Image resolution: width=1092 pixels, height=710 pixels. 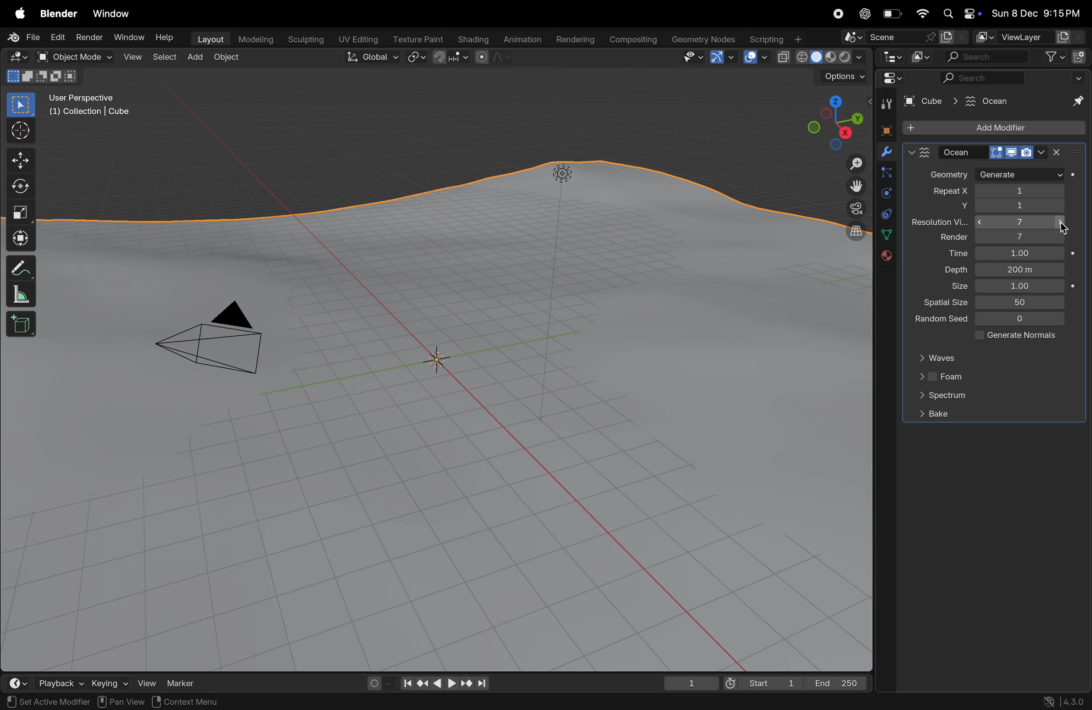 What do you see at coordinates (166, 57) in the screenshot?
I see `select` at bounding box center [166, 57].